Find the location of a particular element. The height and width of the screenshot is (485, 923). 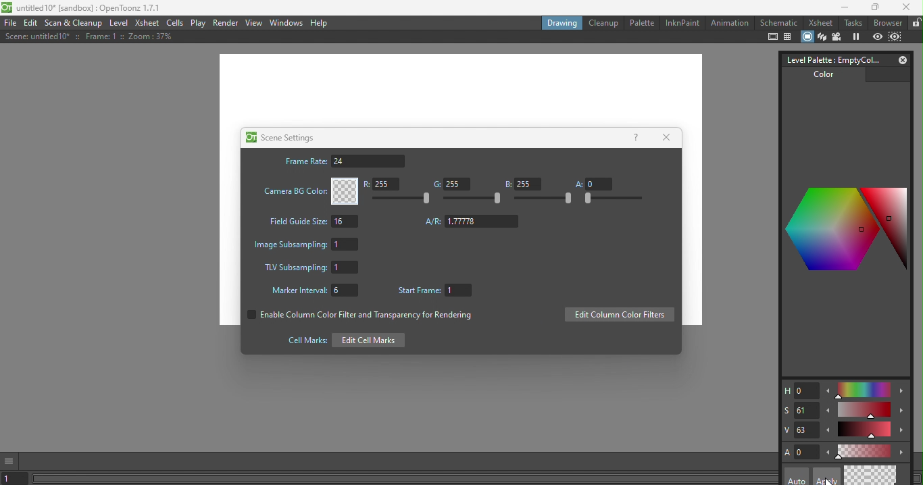

Safe area is located at coordinates (772, 37).